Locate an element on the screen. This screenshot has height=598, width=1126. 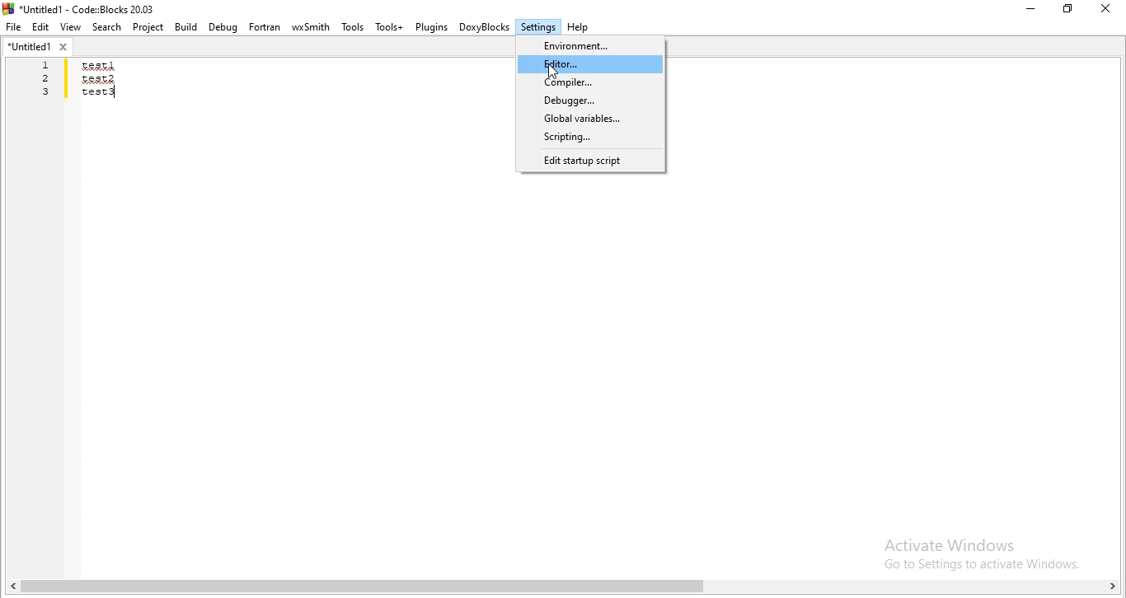
Debug  is located at coordinates (224, 26).